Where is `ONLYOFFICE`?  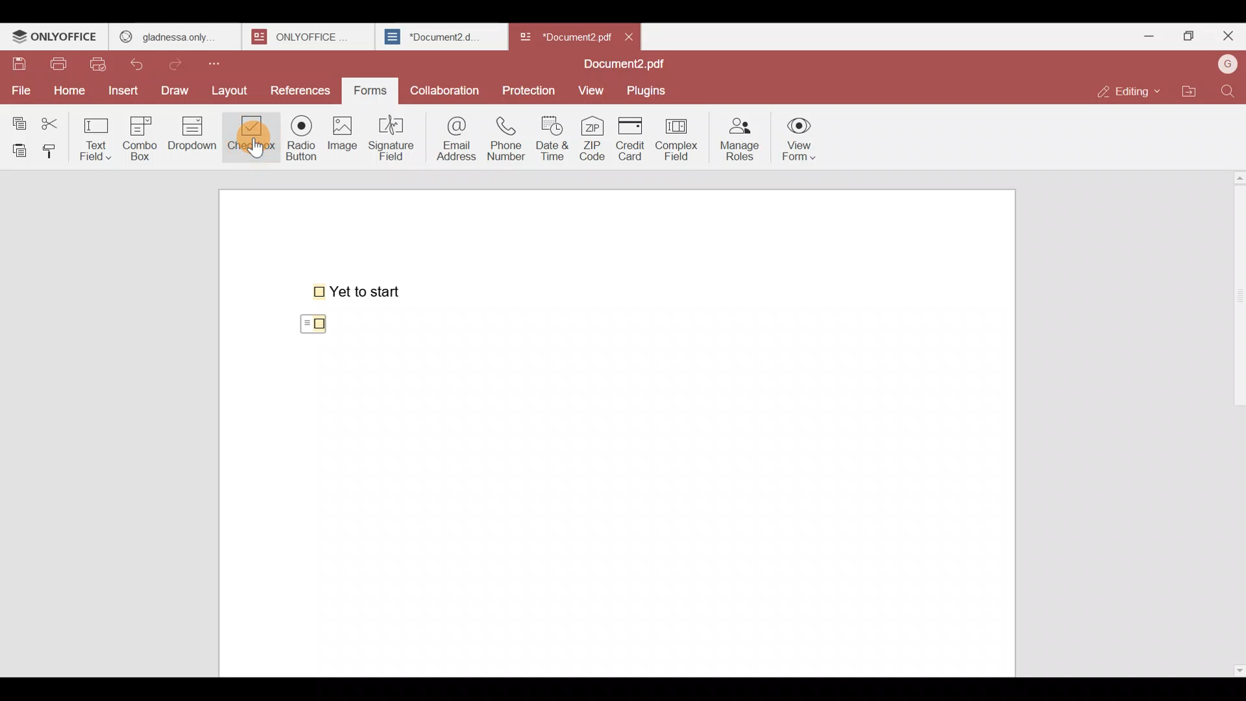 ONLYOFFICE is located at coordinates (55, 38).